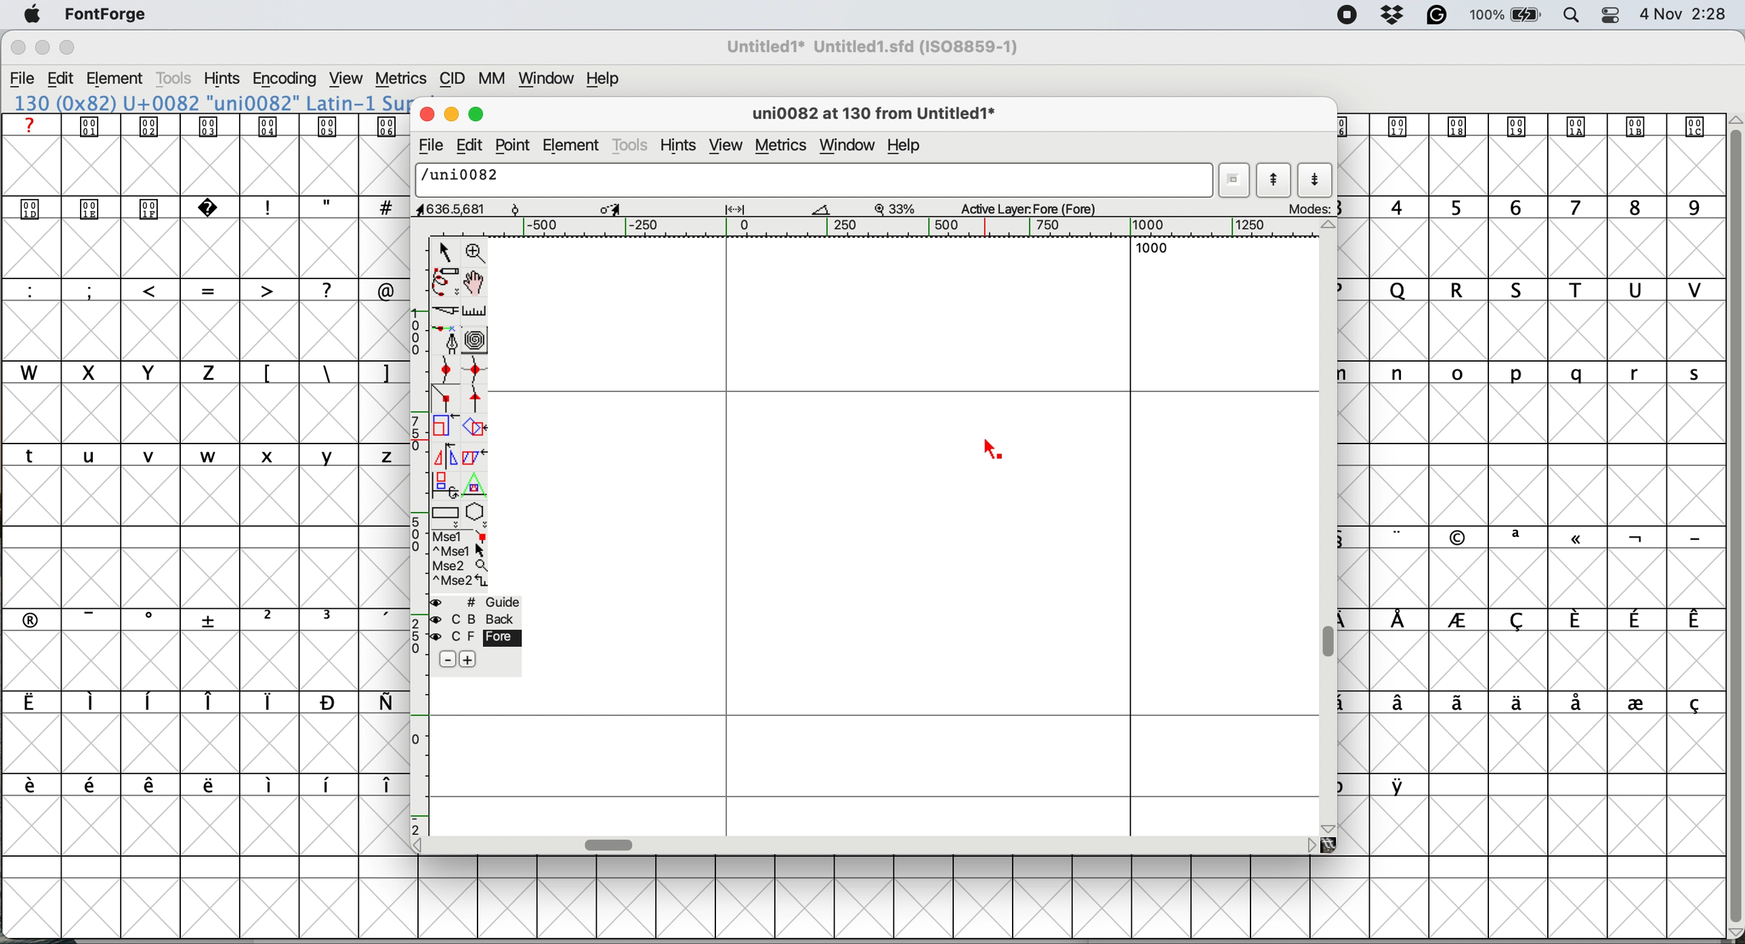  What do you see at coordinates (465, 146) in the screenshot?
I see `edit` at bounding box center [465, 146].